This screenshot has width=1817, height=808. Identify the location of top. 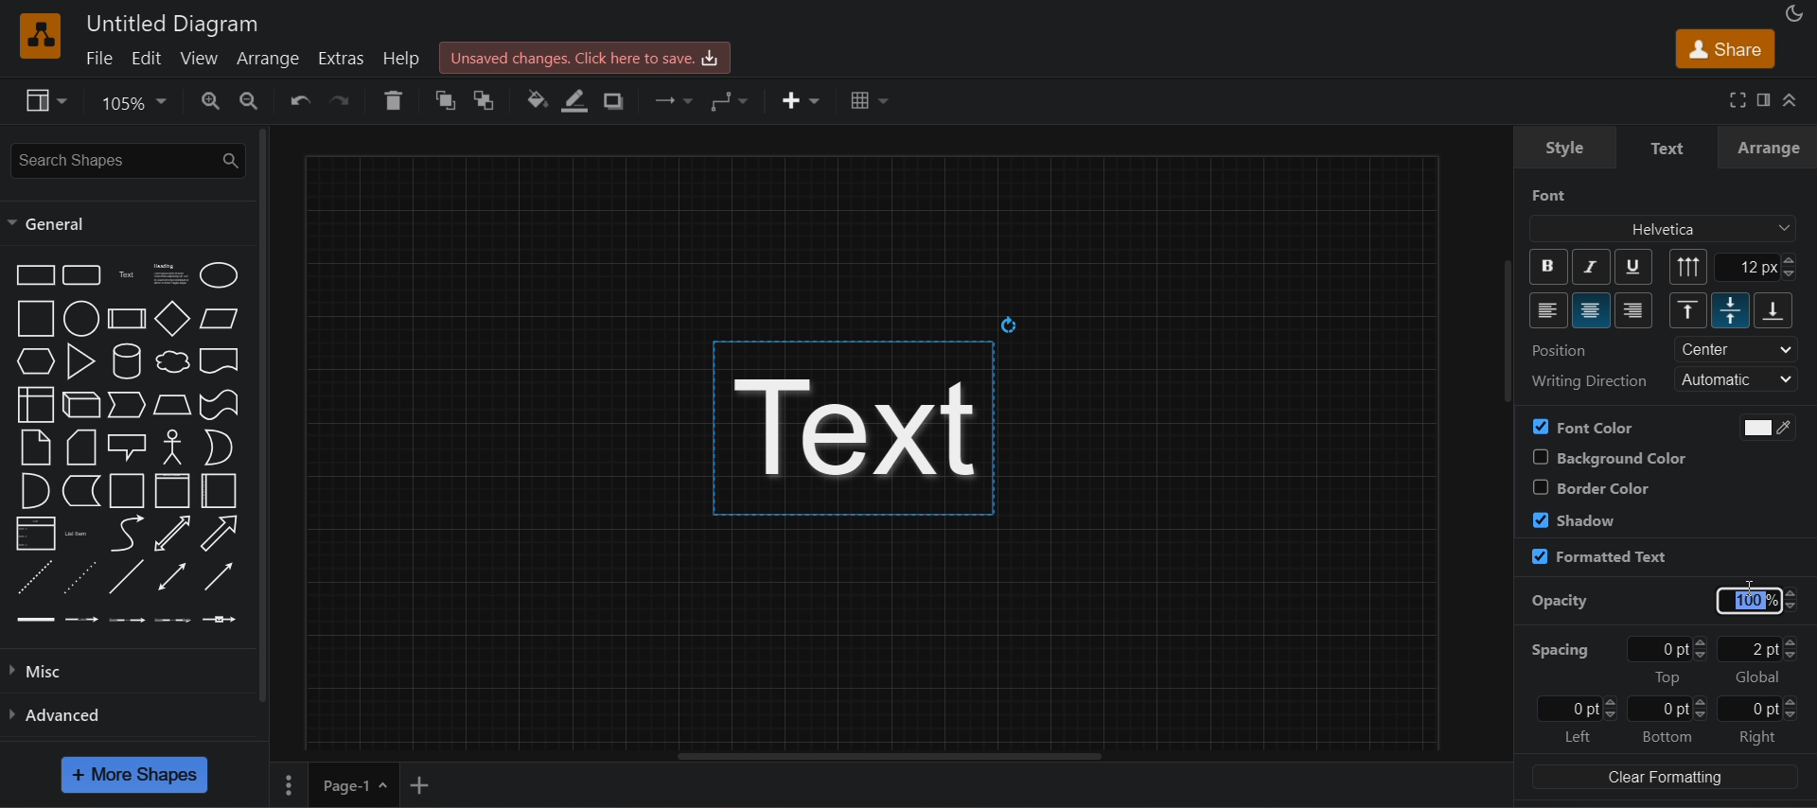
(1688, 309).